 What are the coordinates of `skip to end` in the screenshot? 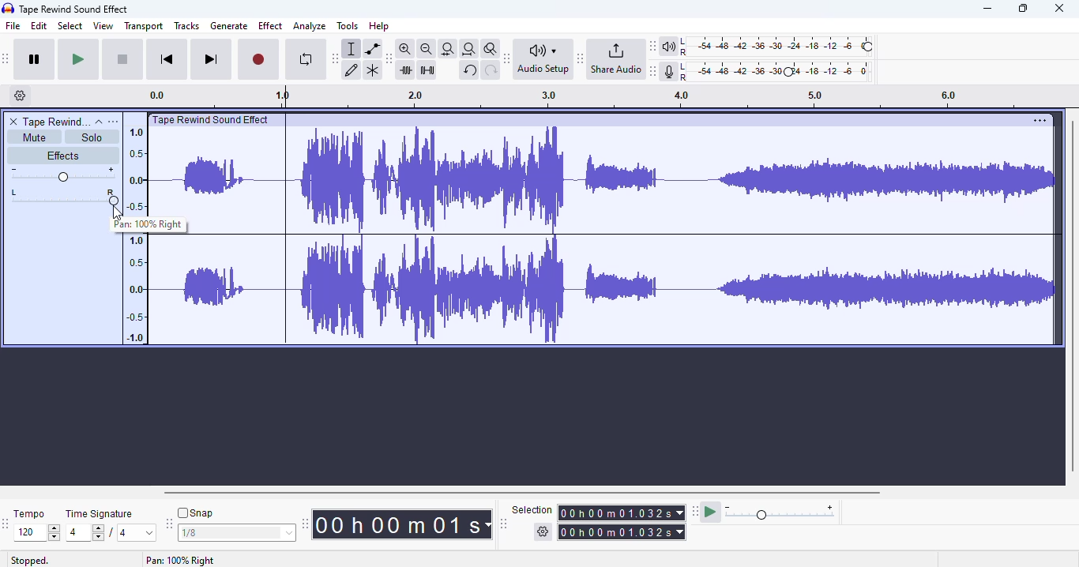 It's located at (210, 59).